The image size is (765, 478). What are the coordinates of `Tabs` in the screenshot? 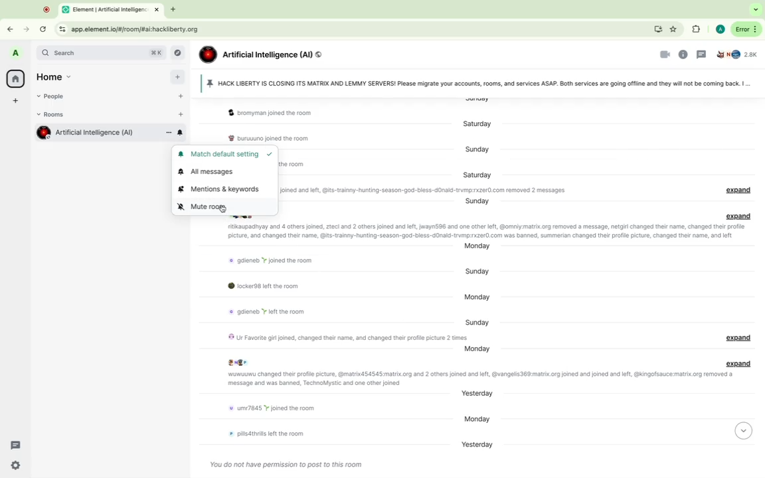 It's located at (102, 10).